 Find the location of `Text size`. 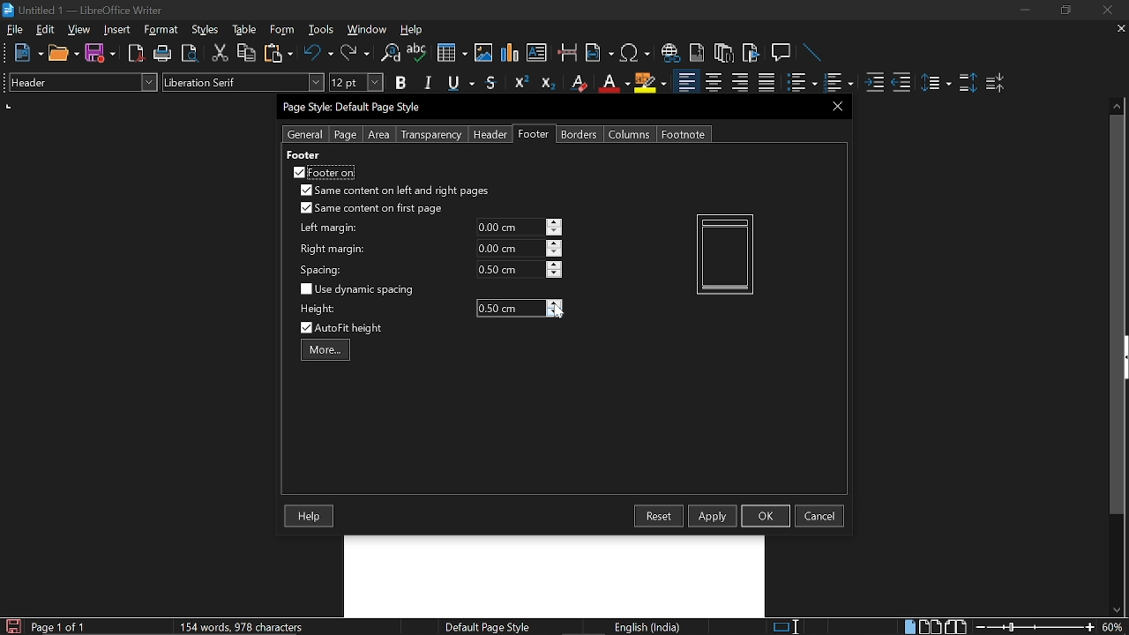

Text size is located at coordinates (355, 82).